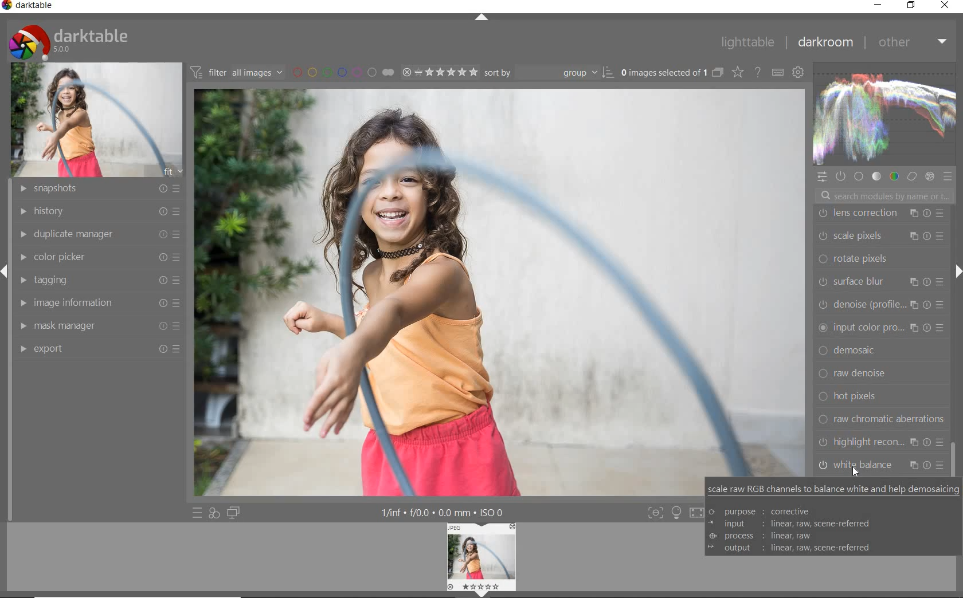  What do you see at coordinates (841, 177) in the screenshot?
I see `show only active module` at bounding box center [841, 177].